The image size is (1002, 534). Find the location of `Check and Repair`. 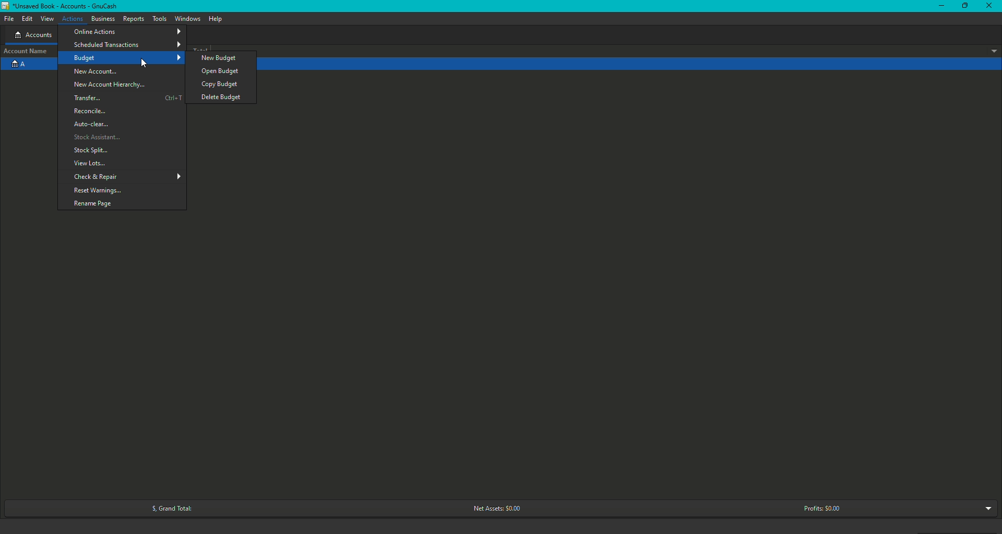

Check and Repair is located at coordinates (129, 177).